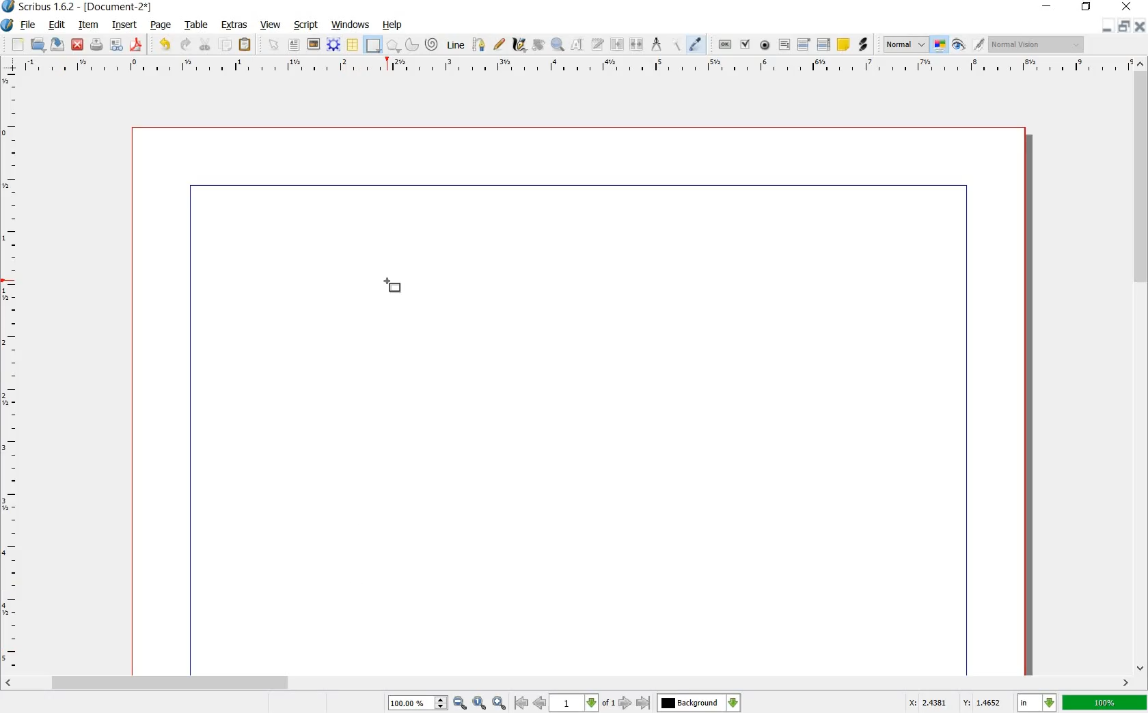  I want to click on MINIMIZE, so click(1109, 26).